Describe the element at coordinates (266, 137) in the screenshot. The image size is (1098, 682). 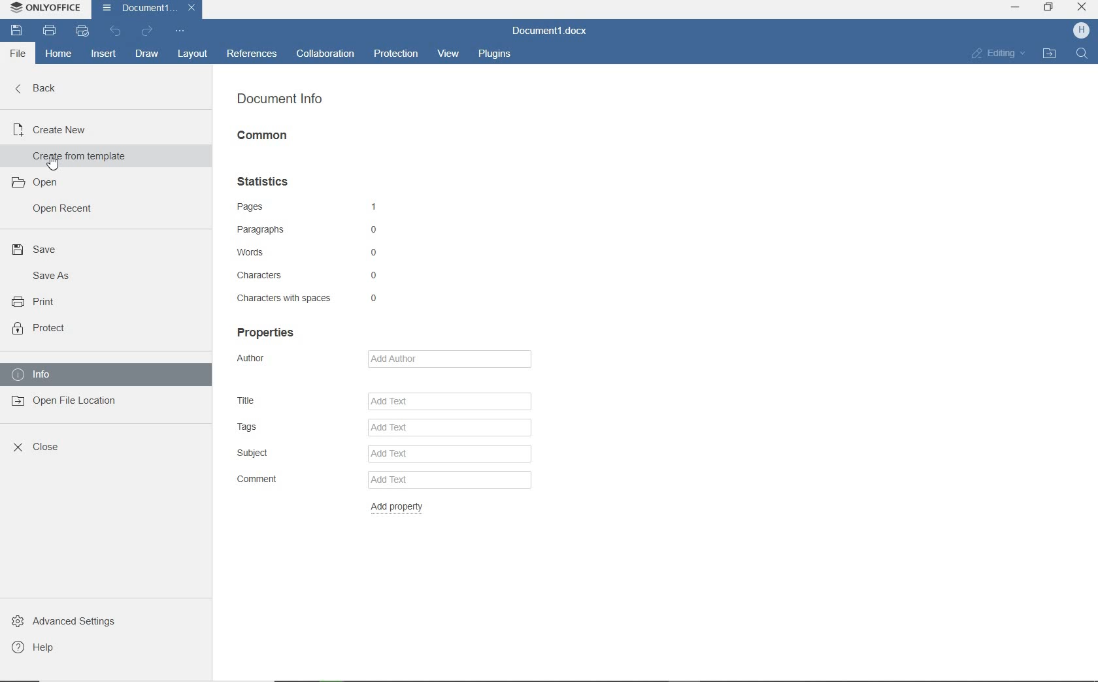
I see `common` at that location.